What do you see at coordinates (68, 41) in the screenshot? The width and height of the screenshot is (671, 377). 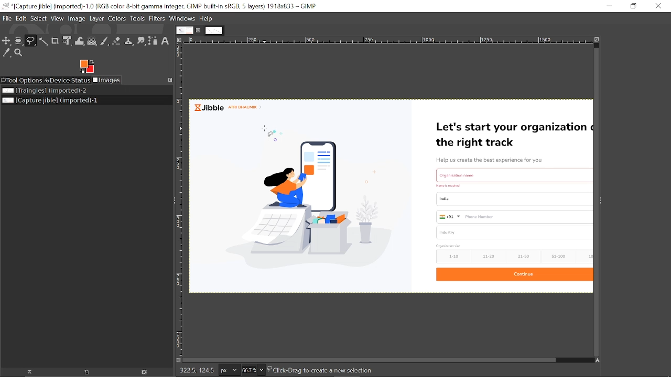 I see `Unified transform tool` at bounding box center [68, 41].